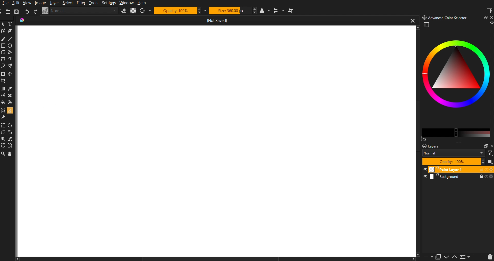 The height and width of the screenshot is (261, 494). What do you see at coordinates (4, 81) in the screenshot?
I see `Crop` at bounding box center [4, 81].